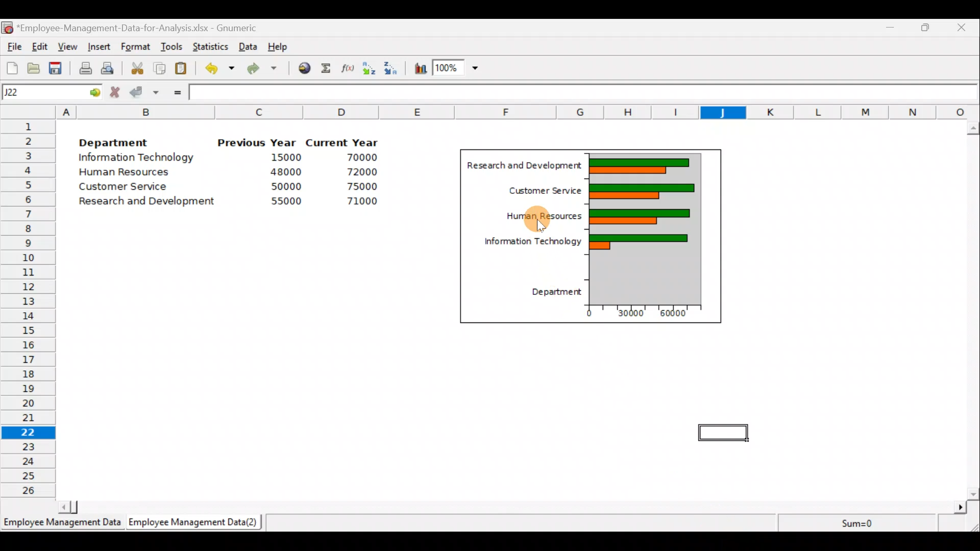  What do you see at coordinates (284, 186) in the screenshot?
I see `50000` at bounding box center [284, 186].